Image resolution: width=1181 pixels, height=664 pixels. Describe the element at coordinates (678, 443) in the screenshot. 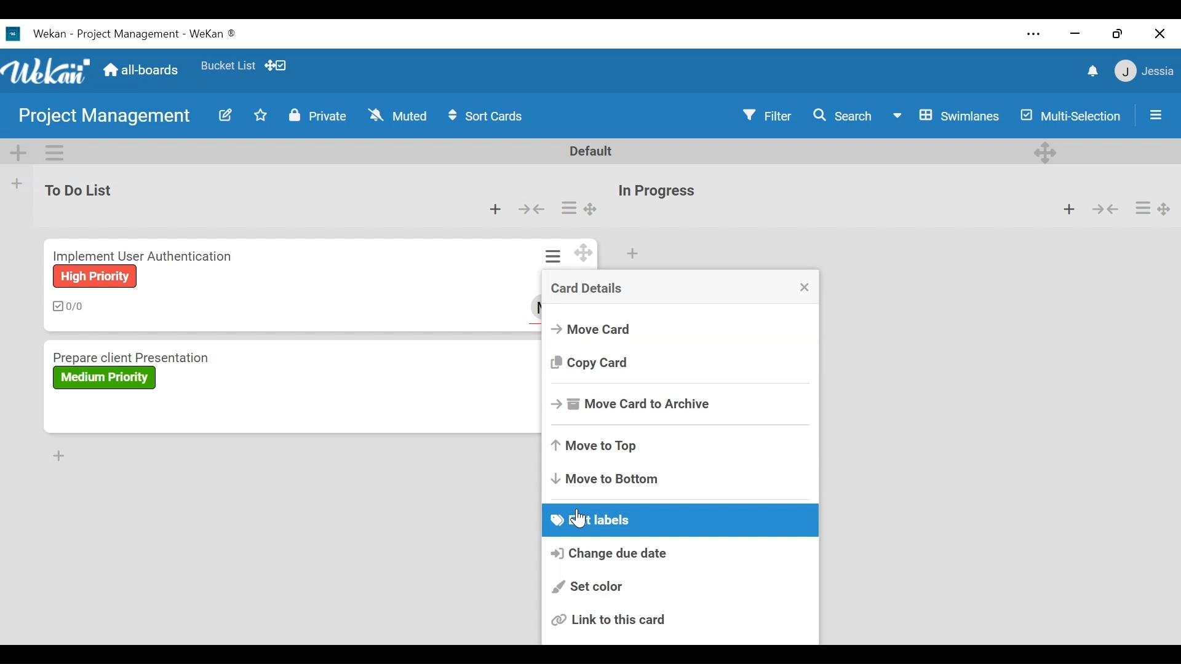

I see `Move to Top` at that location.